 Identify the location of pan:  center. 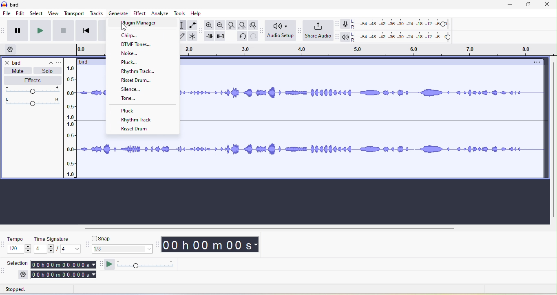
(32, 102).